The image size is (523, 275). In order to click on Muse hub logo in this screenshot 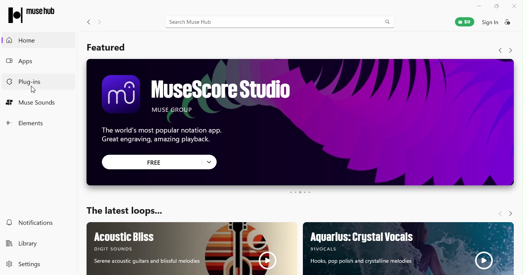, I will do `click(31, 15)`.